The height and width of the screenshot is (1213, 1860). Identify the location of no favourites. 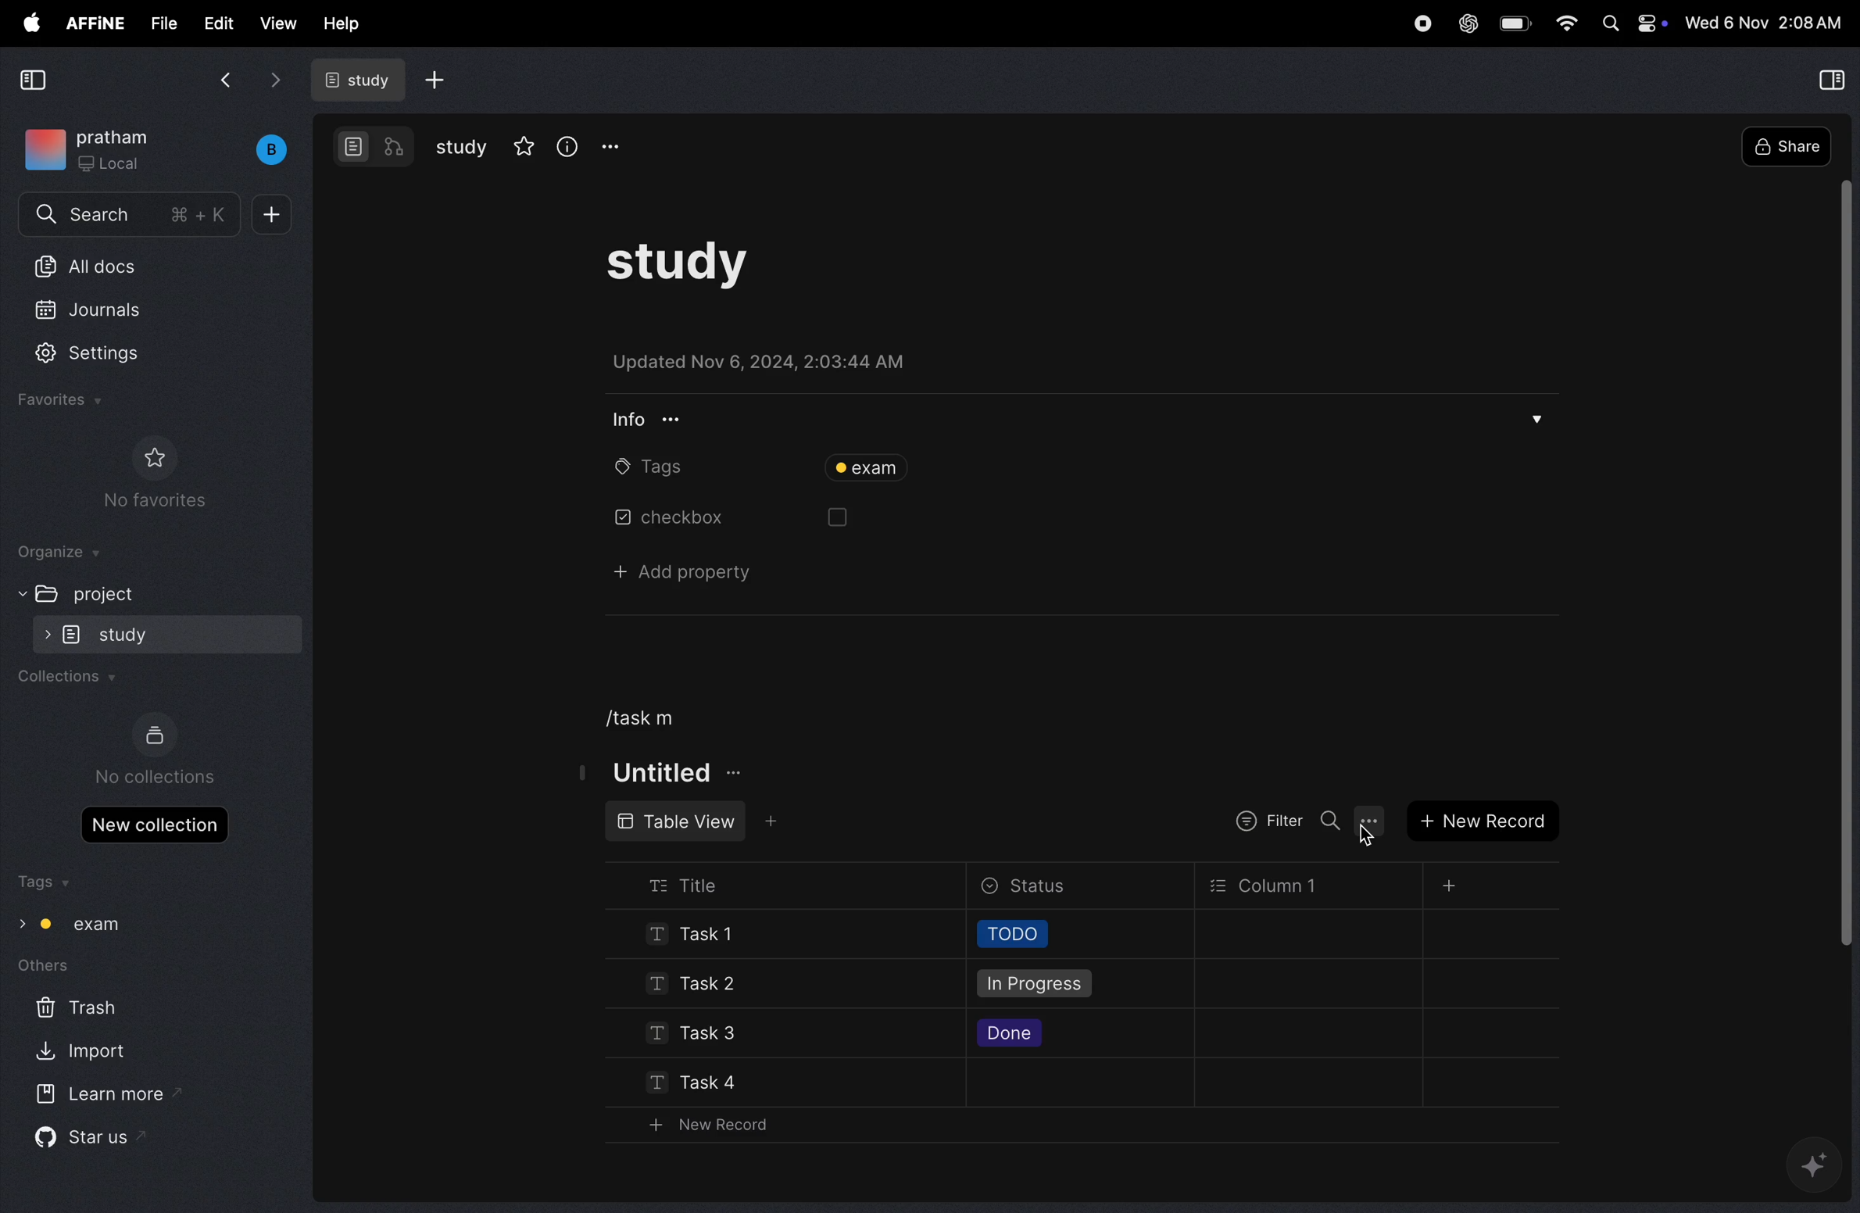
(157, 472).